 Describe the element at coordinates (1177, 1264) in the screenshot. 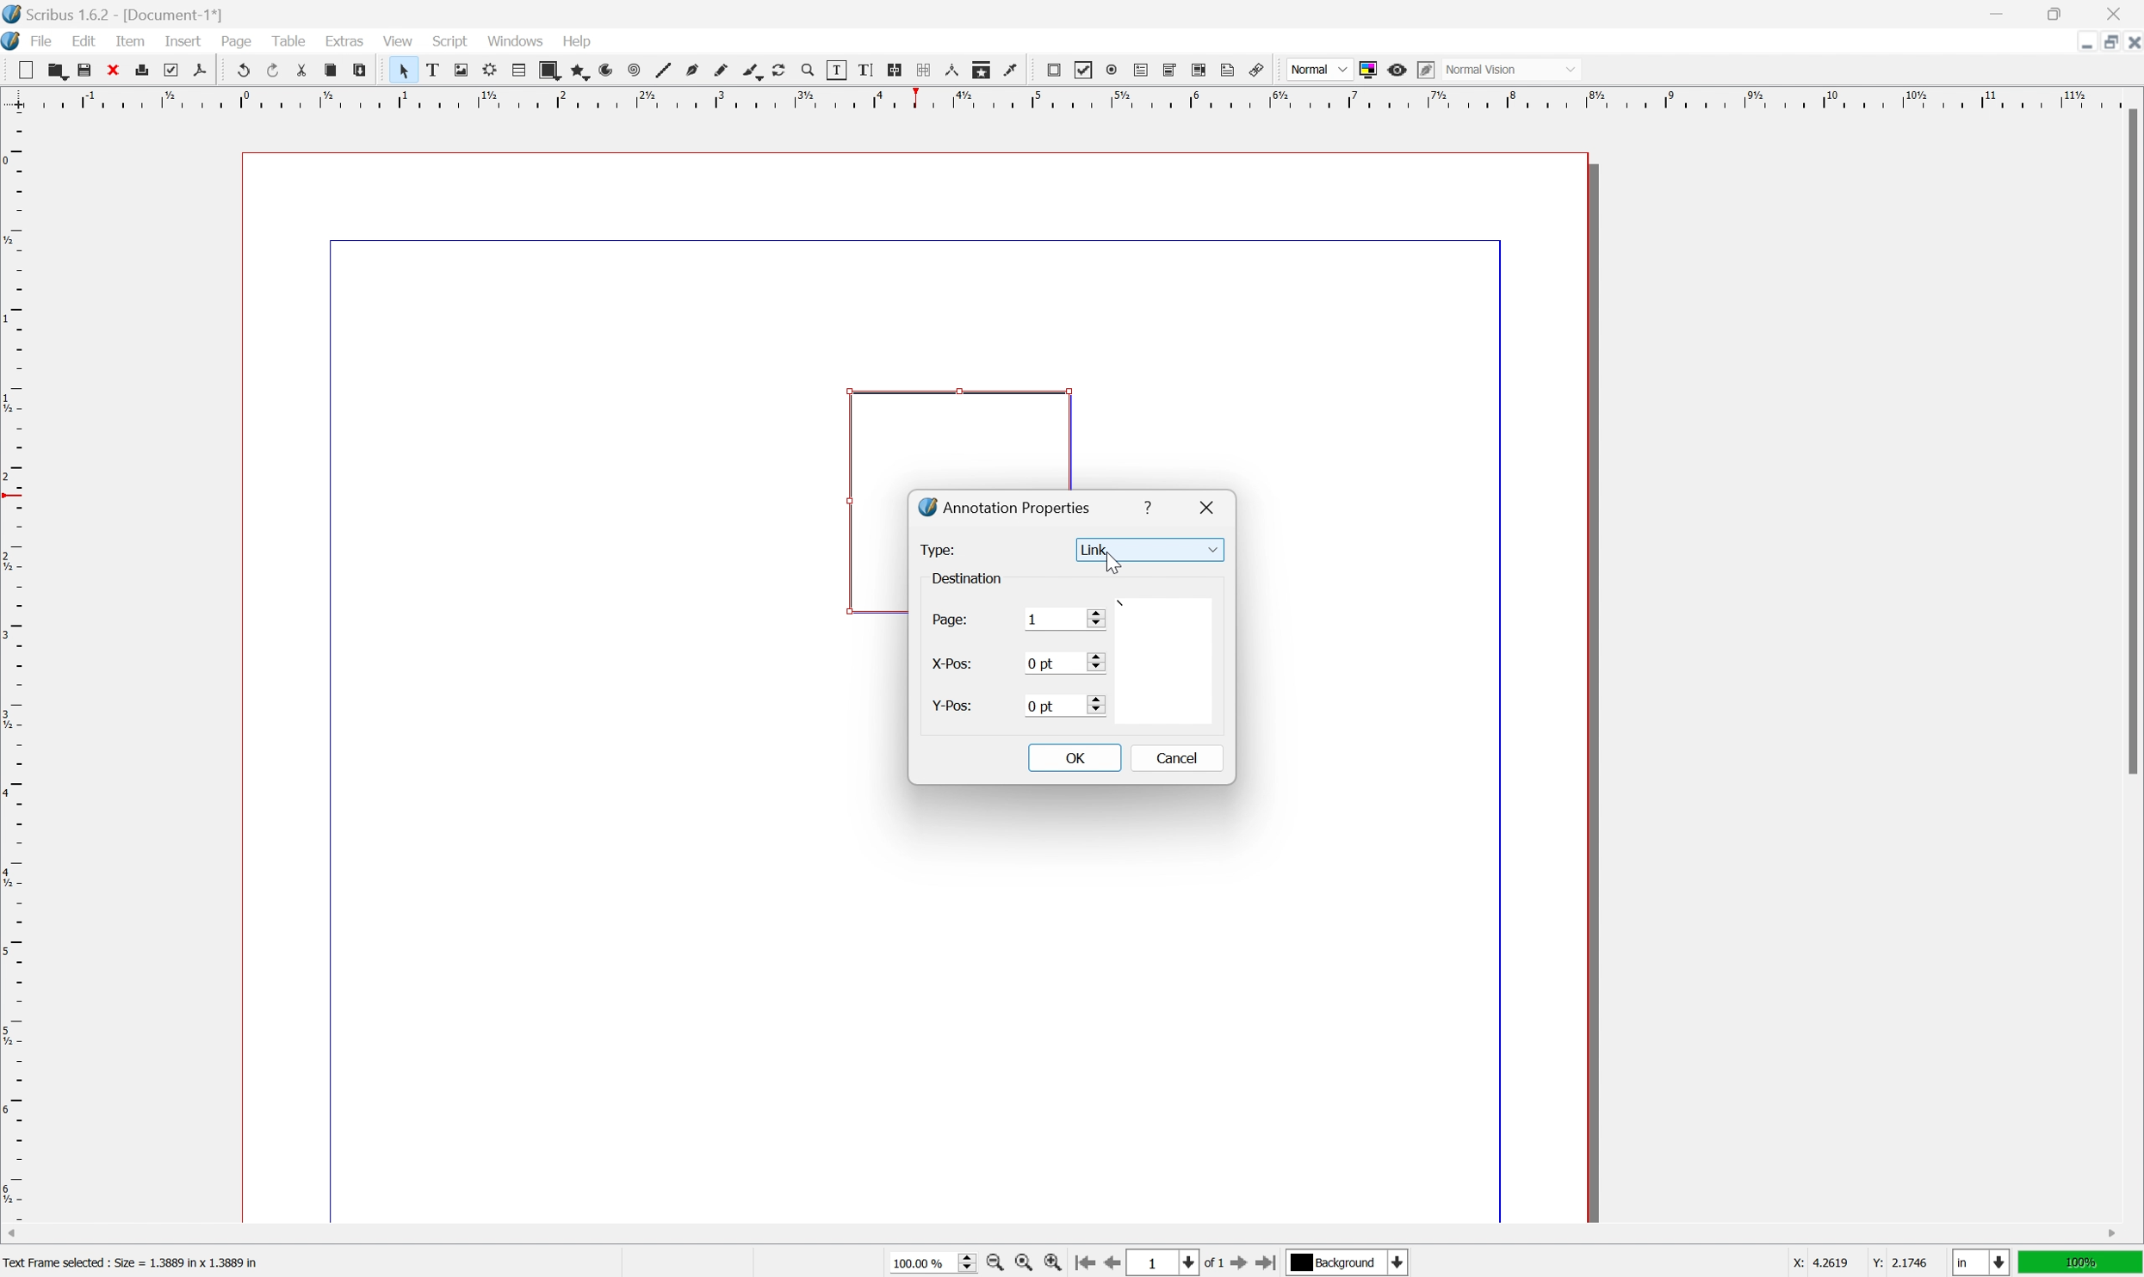

I see `select current page` at that location.